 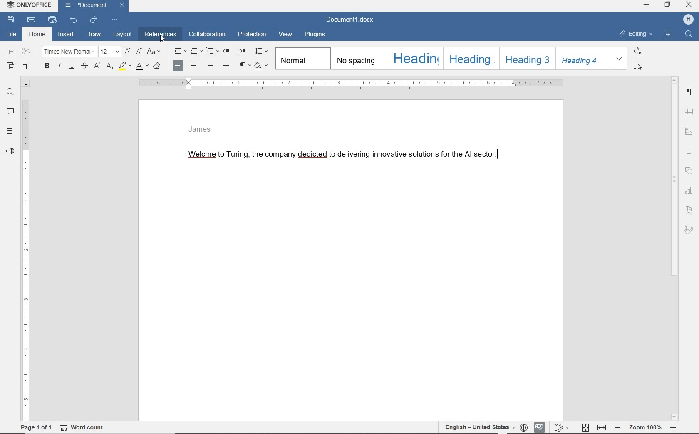 What do you see at coordinates (317, 35) in the screenshot?
I see `plugins` at bounding box center [317, 35].